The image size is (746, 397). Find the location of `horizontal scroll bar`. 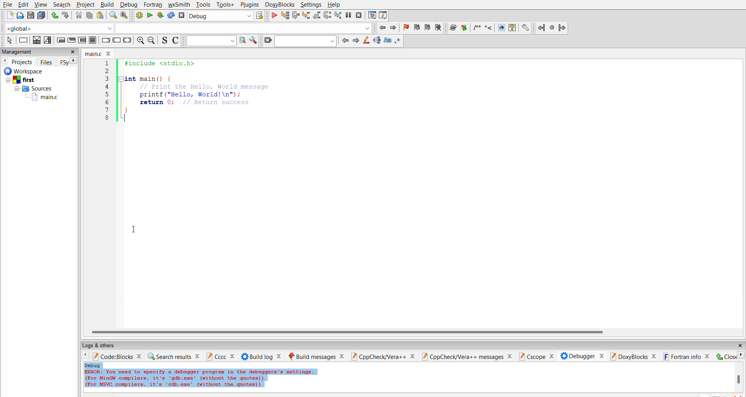

horizontal scroll bar is located at coordinates (342, 334).